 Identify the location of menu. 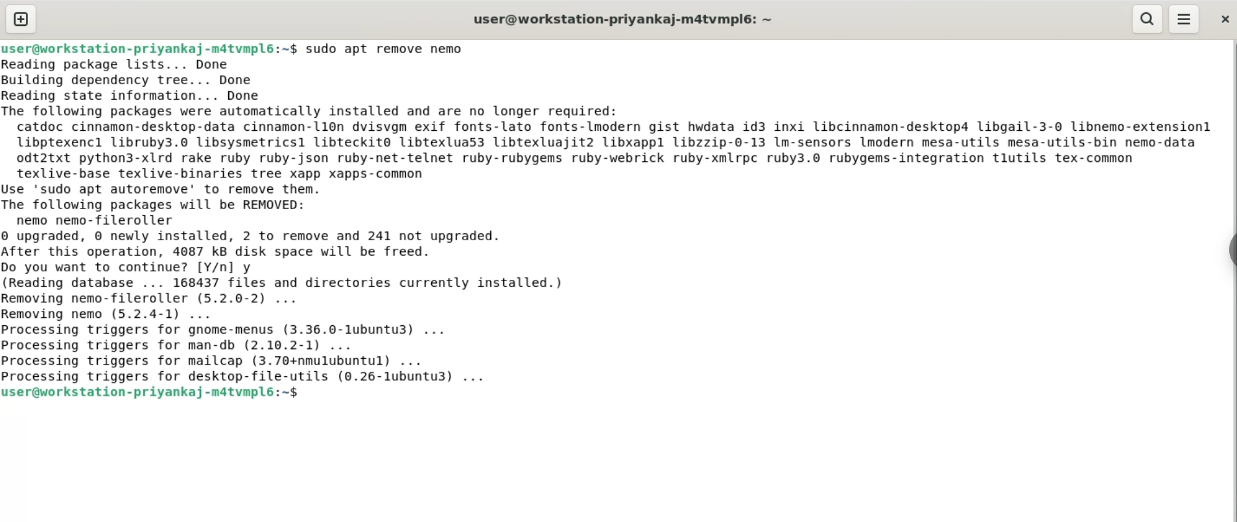
(1186, 20).